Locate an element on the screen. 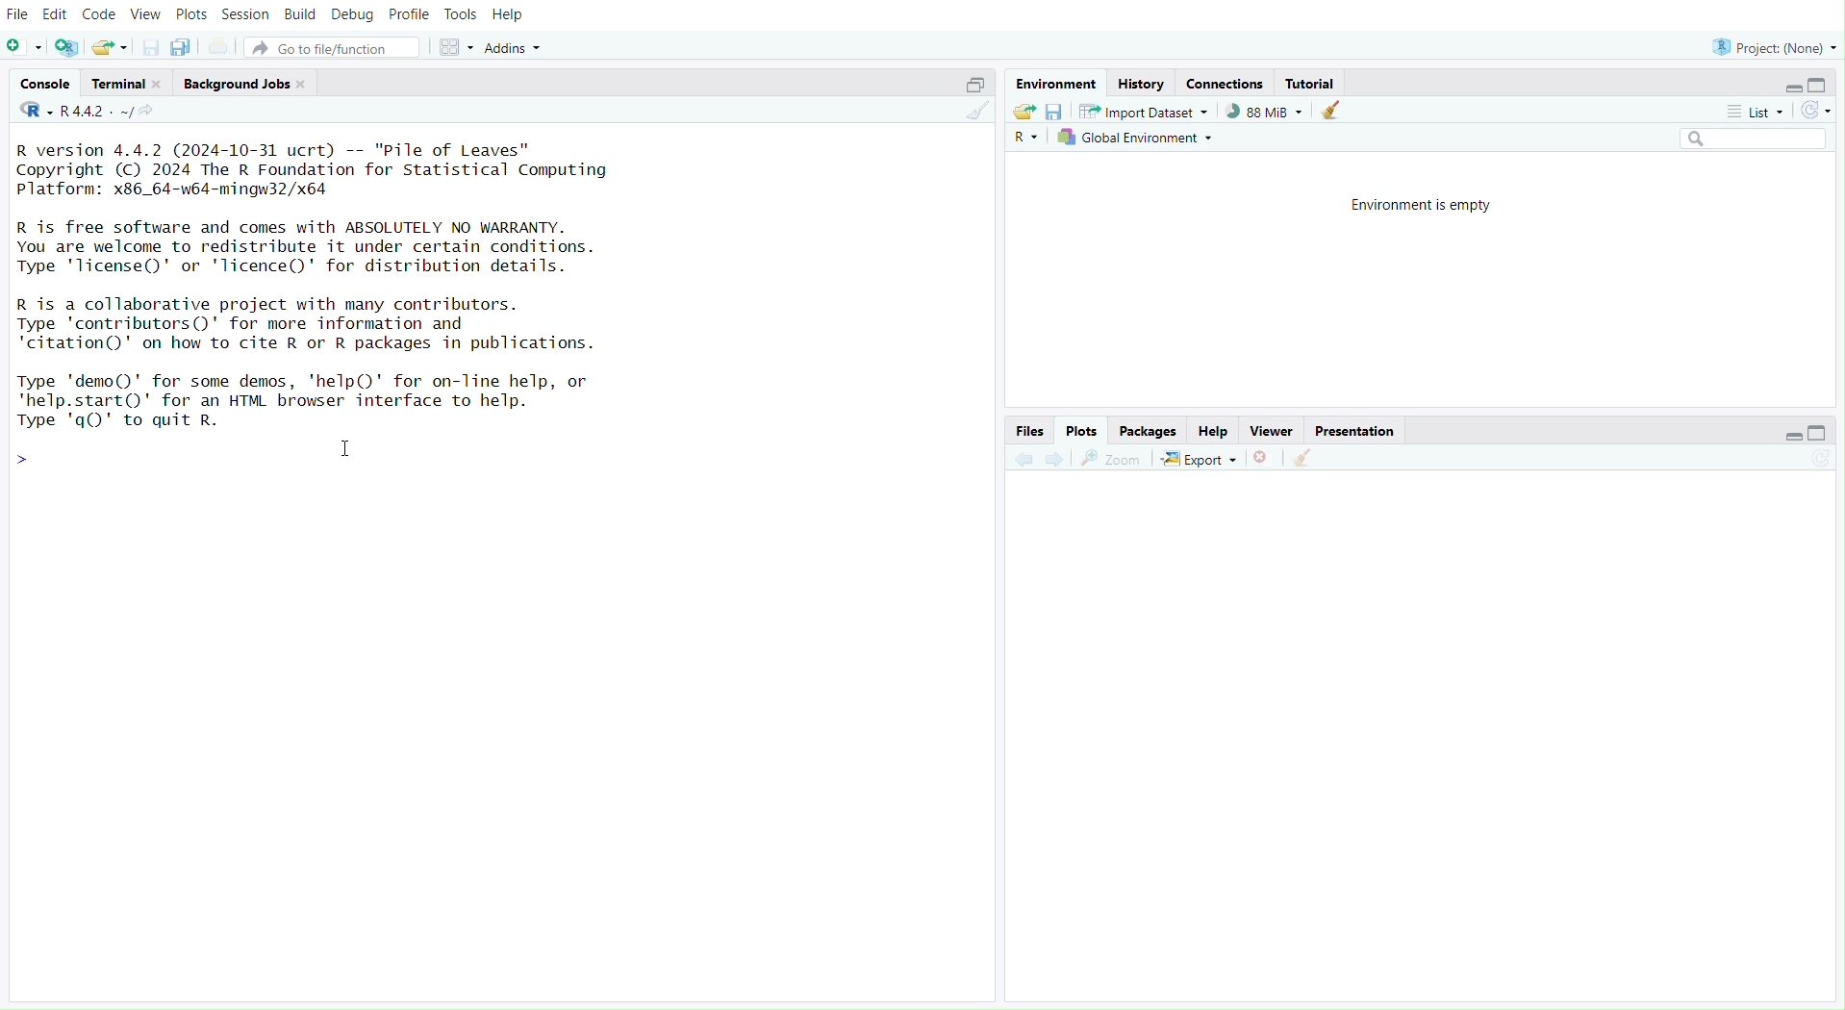  Go back to the previous source location (Ctrl + F9) is located at coordinates (1024, 458).